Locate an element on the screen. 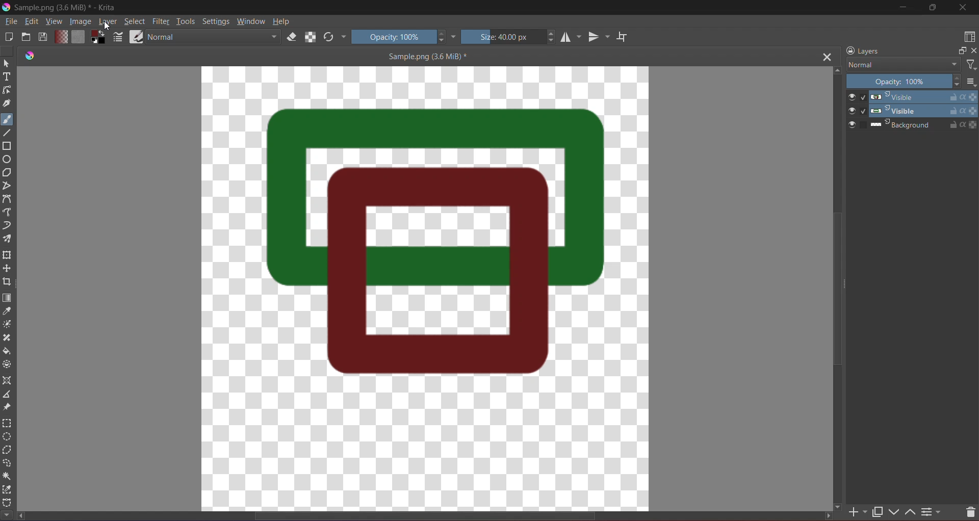  Reload is located at coordinates (329, 37).